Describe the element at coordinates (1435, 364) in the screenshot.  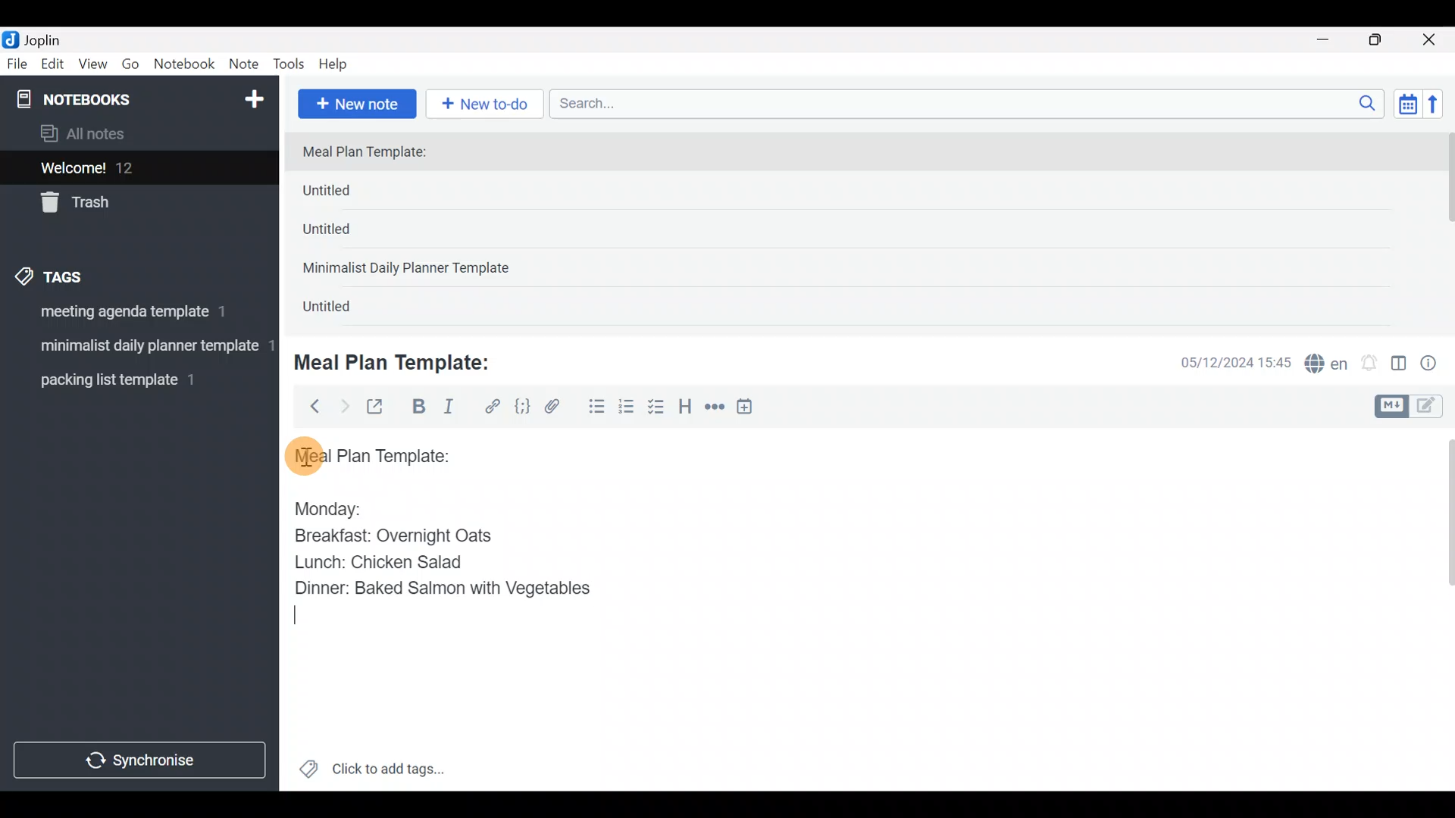
I see `Note properties` at that location.